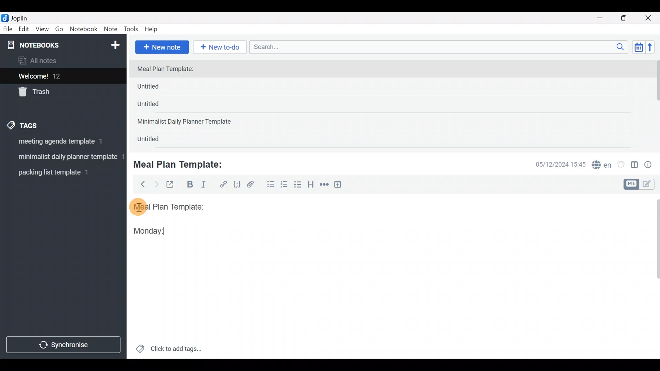 This screenshot has width=660, height=371. What do you see at coordinates (156, 140) in the screenshot?
I see `Untitled` at bounding box center [156, 140].